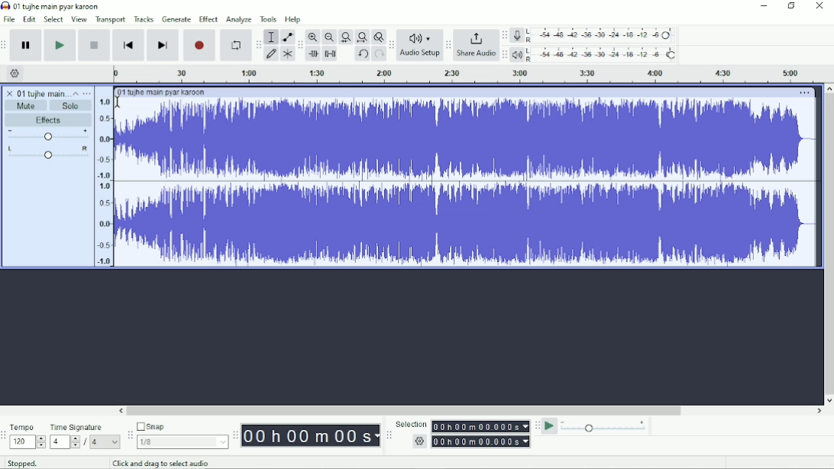 This screenshot has height=469, width=834. Describe the element at coordinates (118, 101) in the screenshot. I see `cursor` at that location.